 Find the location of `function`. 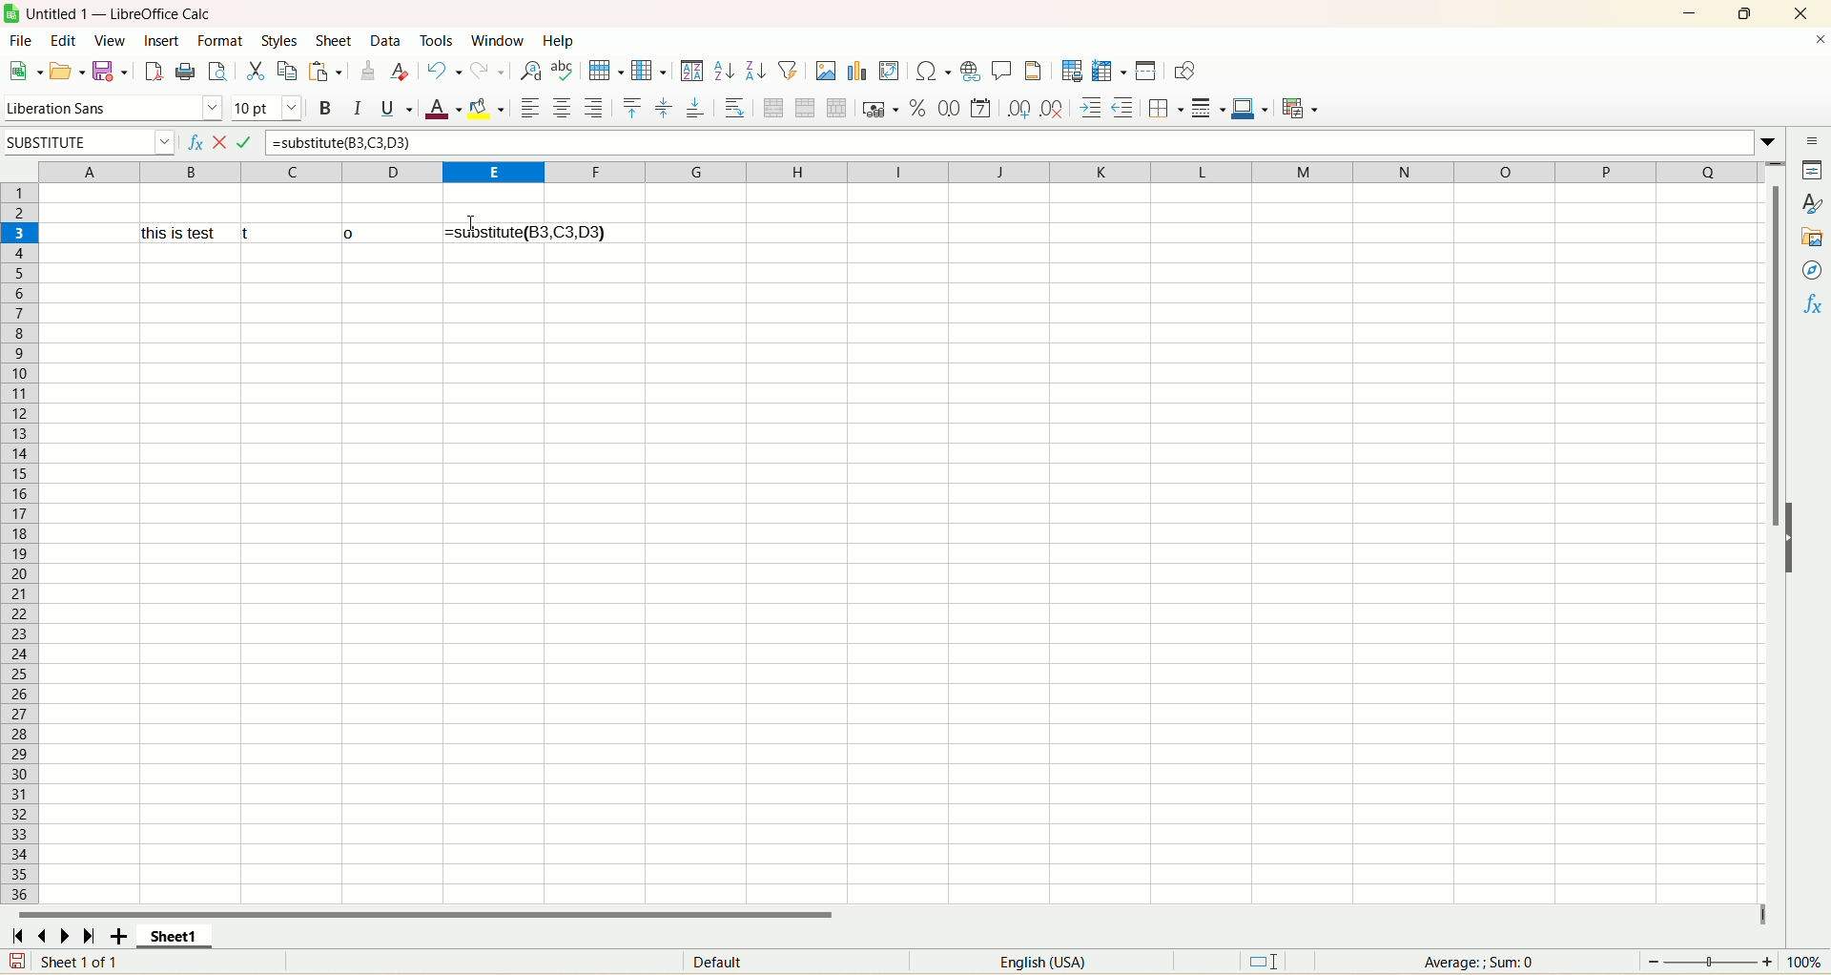

function is located at coordinates (1811, 310).